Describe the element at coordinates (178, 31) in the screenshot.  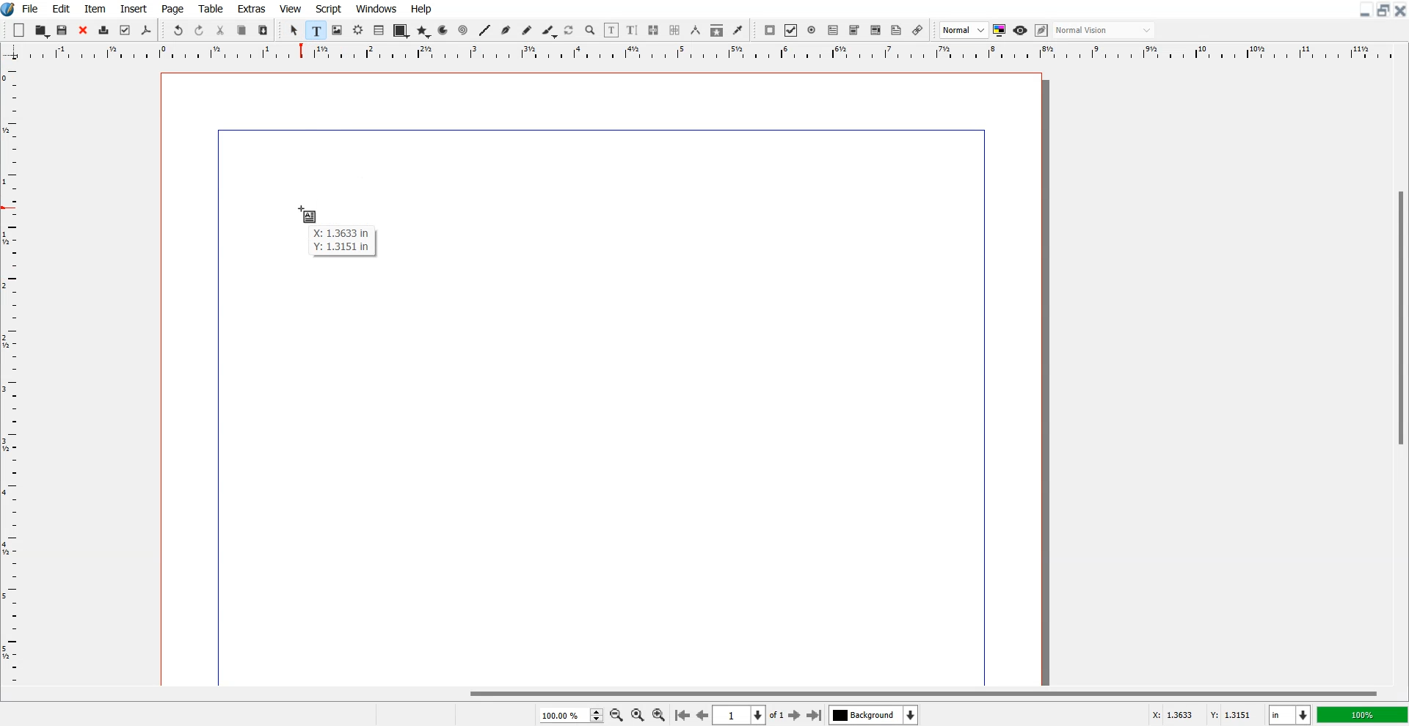
I see `Undo` at that location.